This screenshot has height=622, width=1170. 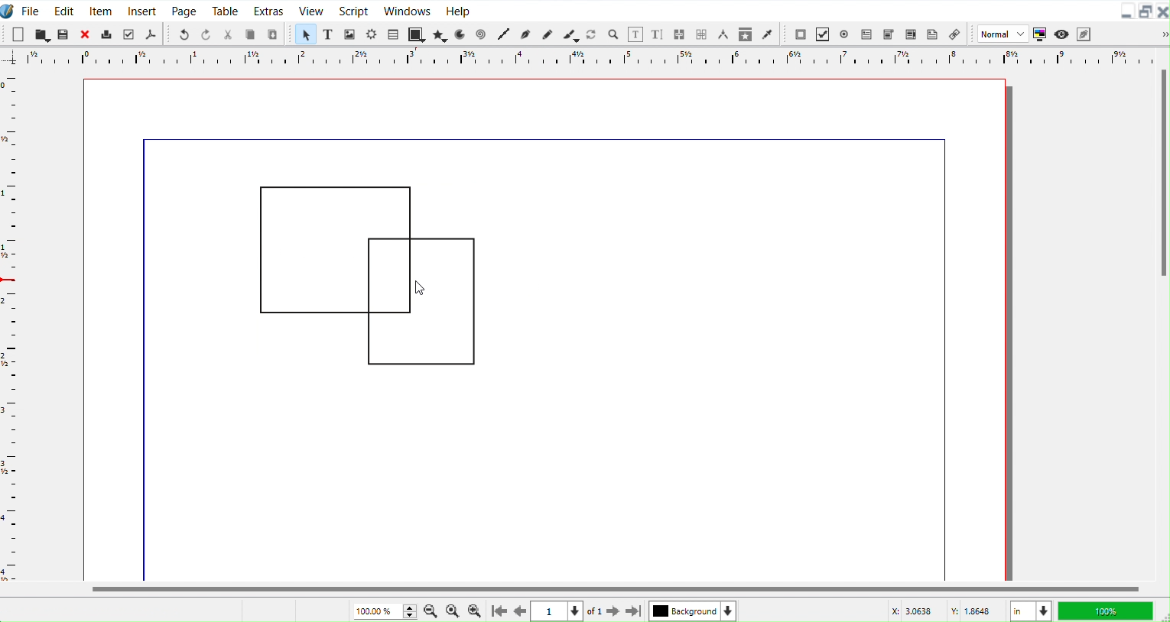 I want to click on Y Co-ordinate, so click(x=973, y=611).